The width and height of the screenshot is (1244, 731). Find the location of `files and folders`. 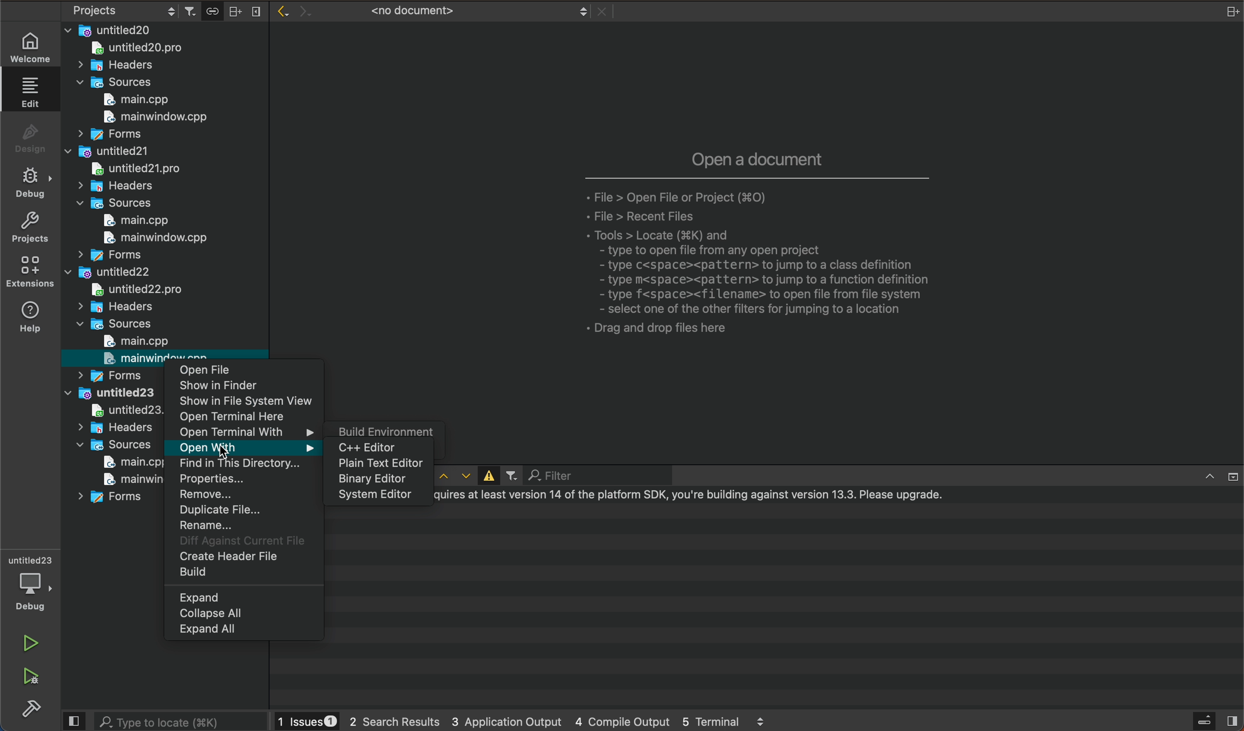

files and folders is located at coordinates (163, 30).